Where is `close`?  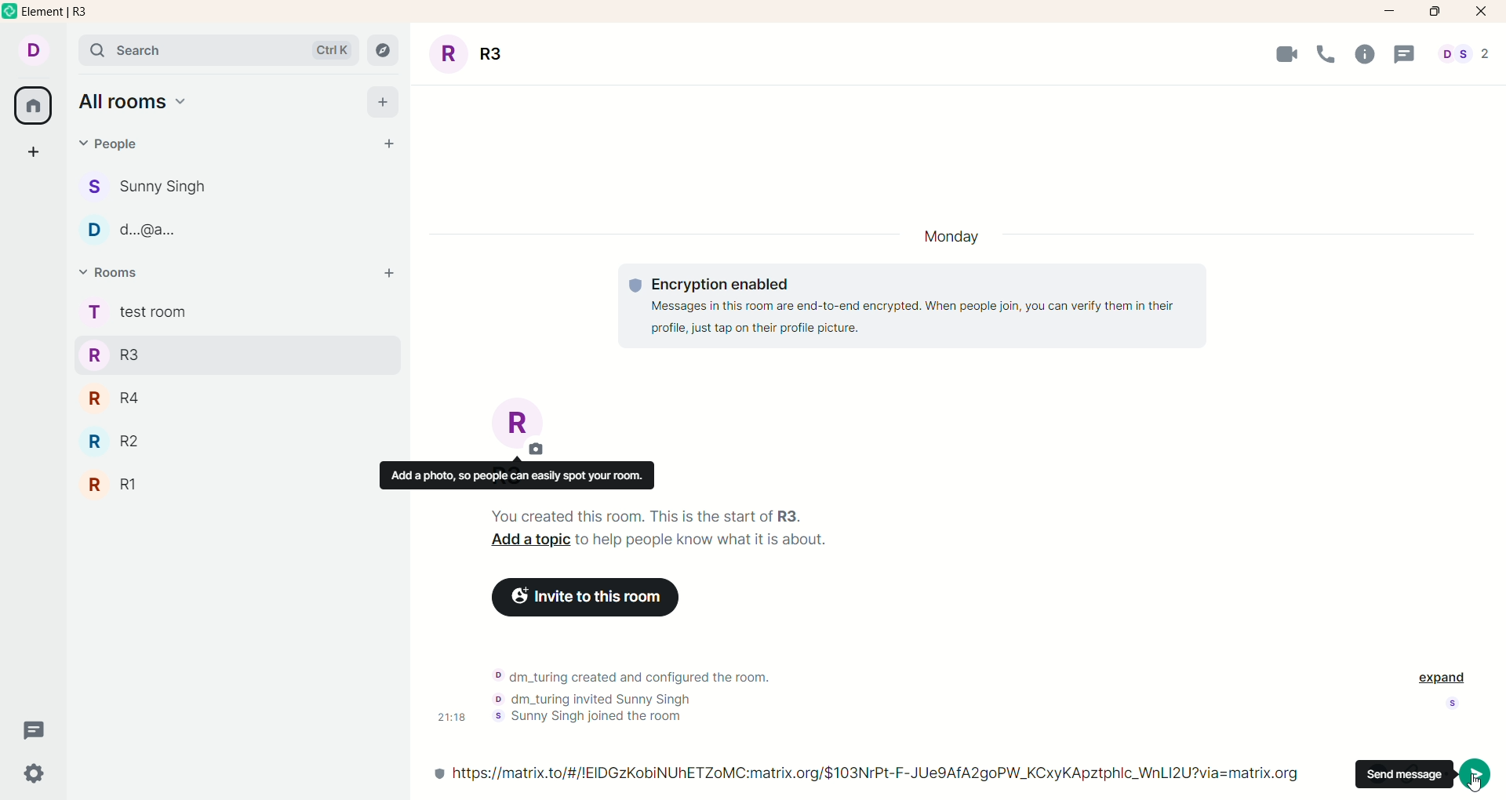 close is located at coordinates (1483, 12).